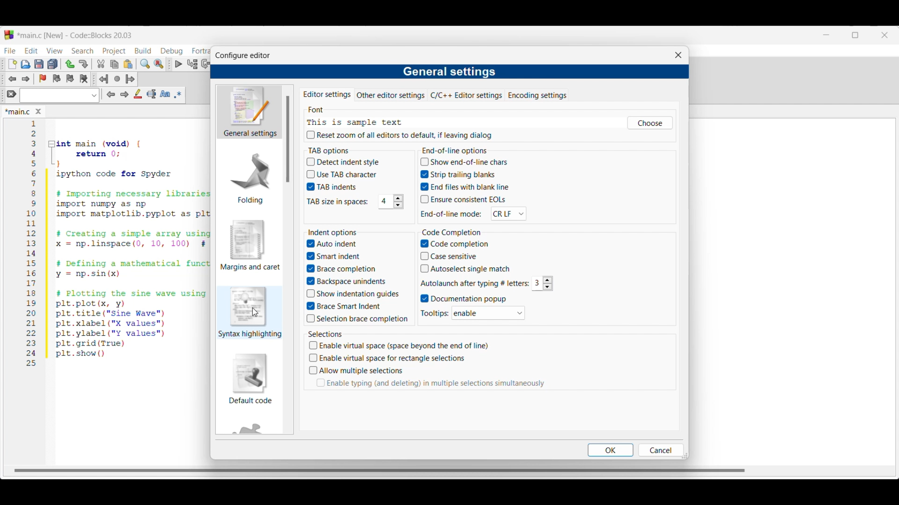 Image resolution: width=899 pixels, height=505 pixels. I want to click on Ensure consistent EOLs, so click(463, 199).